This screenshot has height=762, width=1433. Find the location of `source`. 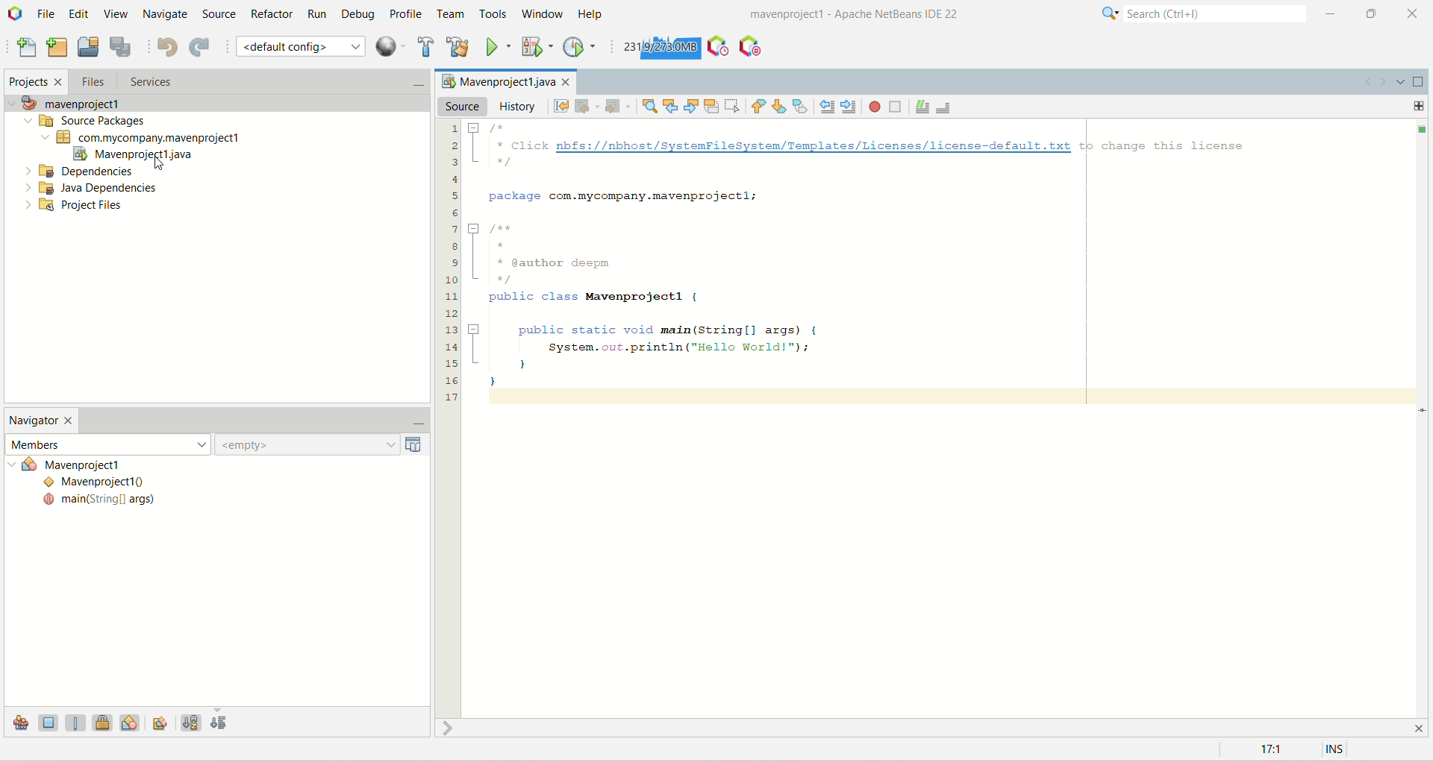

source is located at coordinates (217, 13).